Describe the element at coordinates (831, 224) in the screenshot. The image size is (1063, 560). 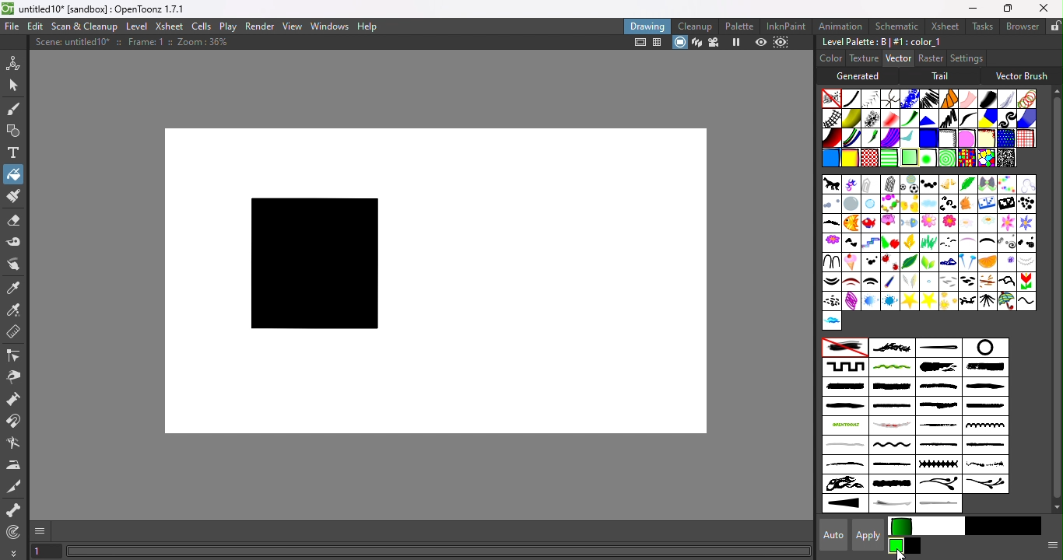
I see `feat` at that location.